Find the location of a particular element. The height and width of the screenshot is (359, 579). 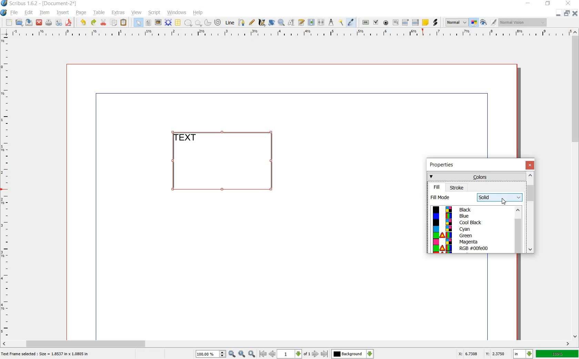

script is located at coordinates (155, 13).